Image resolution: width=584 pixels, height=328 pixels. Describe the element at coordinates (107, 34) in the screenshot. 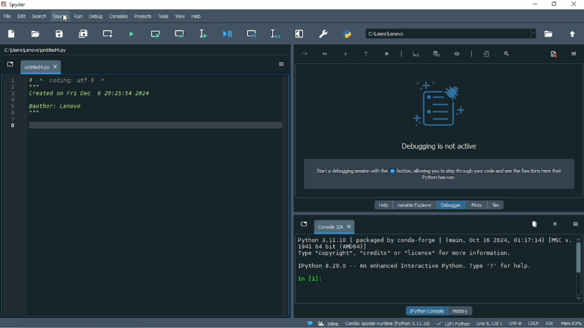

I see `Create new cell at the current line` at that location.